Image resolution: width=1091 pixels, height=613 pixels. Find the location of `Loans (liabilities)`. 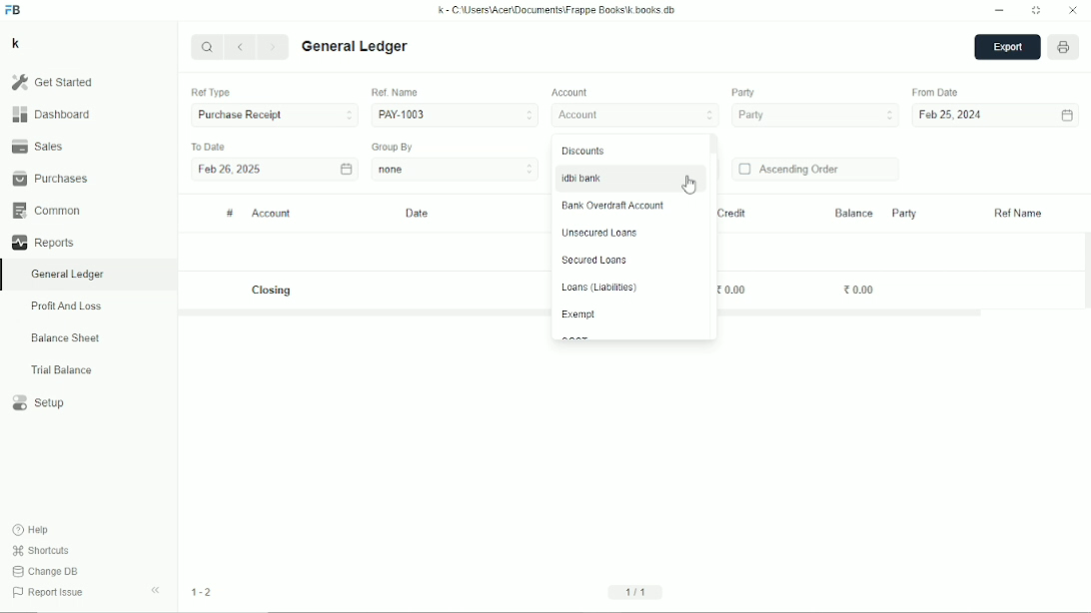

Loans (liabilities) is located at coordinates (598, 288).